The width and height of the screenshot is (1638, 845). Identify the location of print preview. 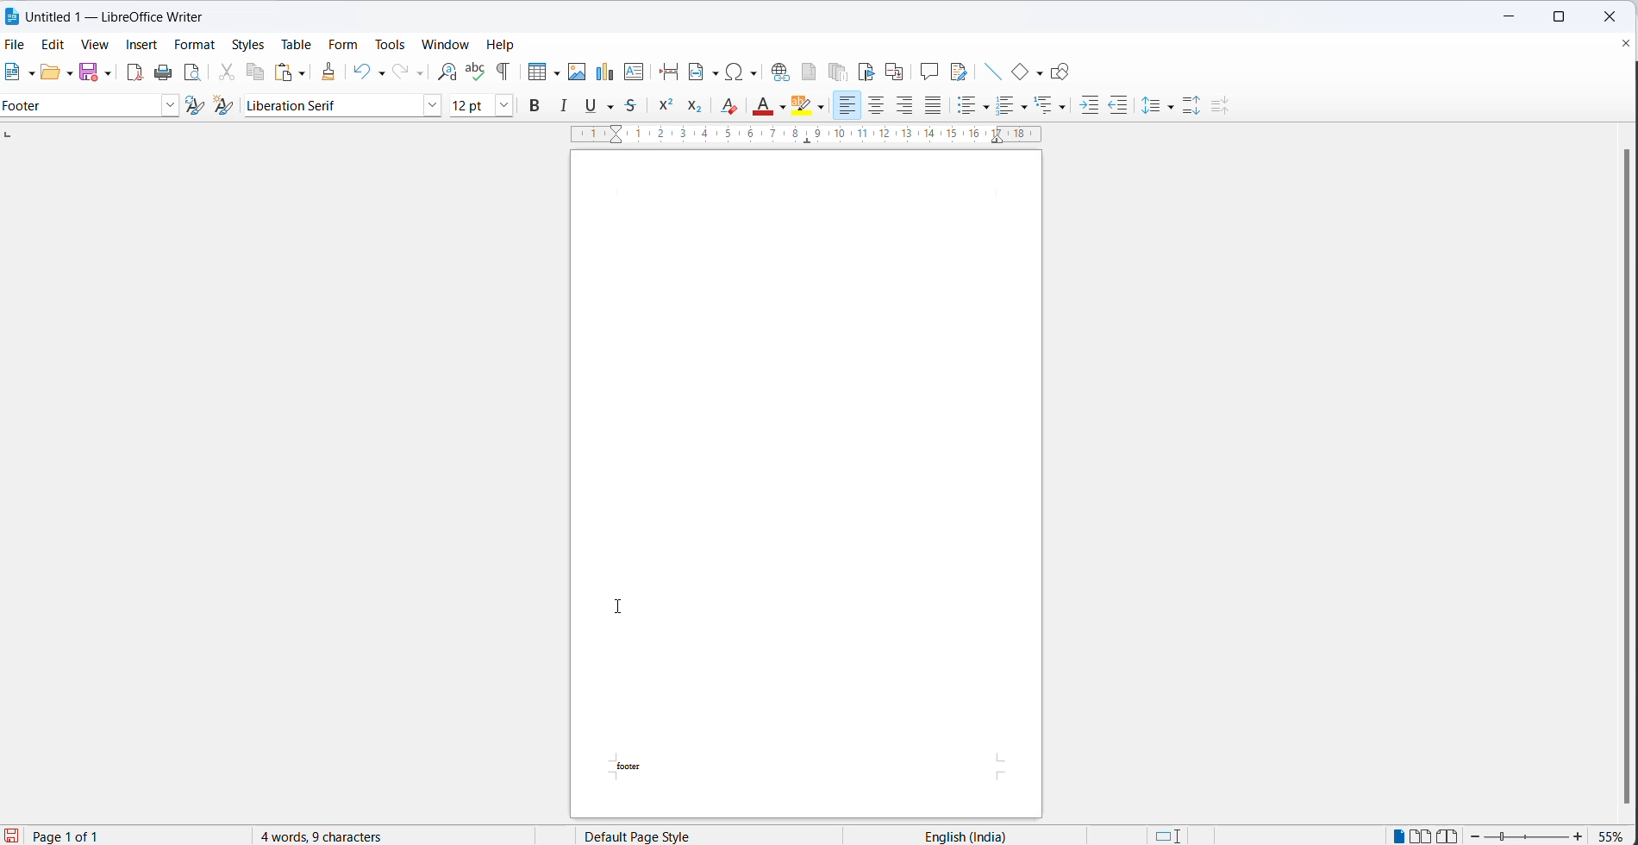
(191, 73).